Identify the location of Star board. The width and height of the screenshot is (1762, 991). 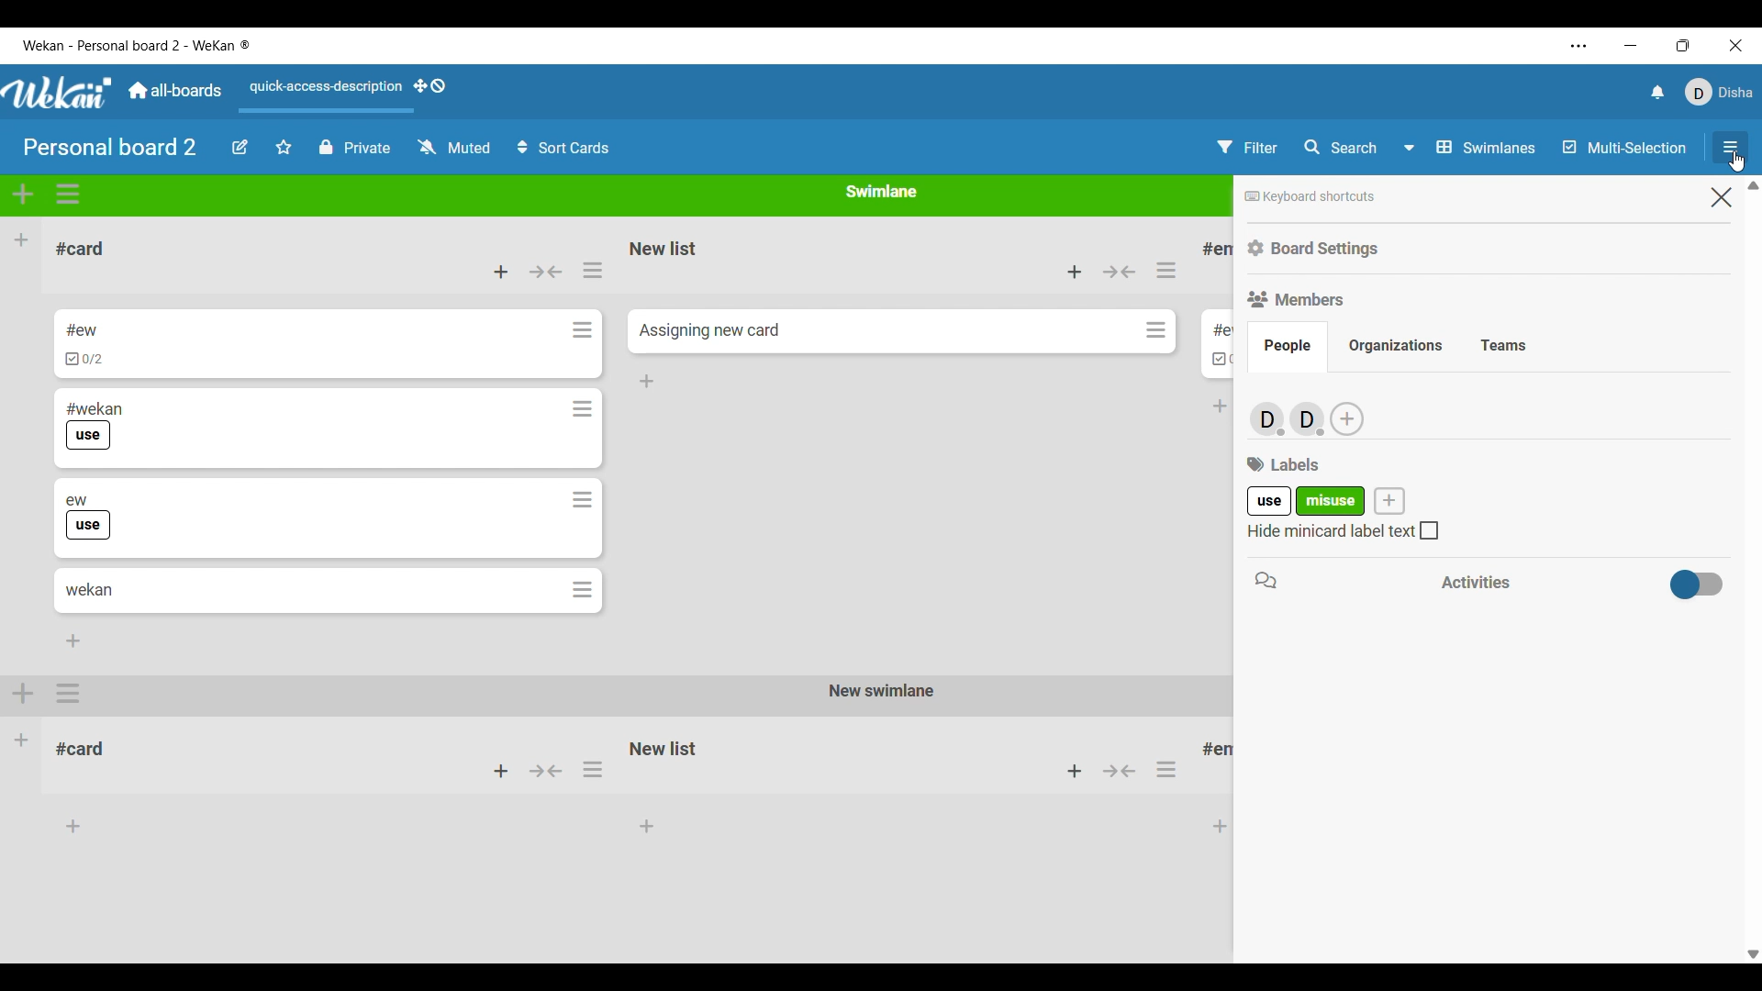
(284, 147).